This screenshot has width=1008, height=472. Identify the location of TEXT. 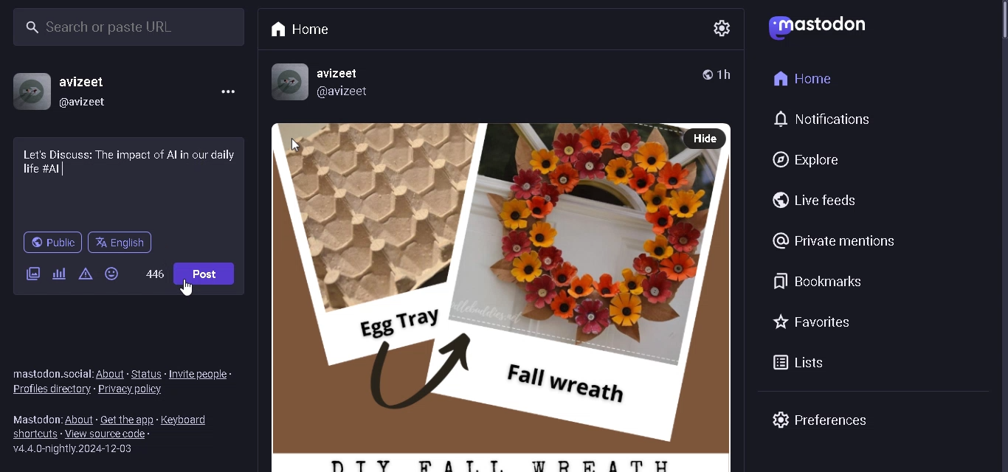
(36, 417).